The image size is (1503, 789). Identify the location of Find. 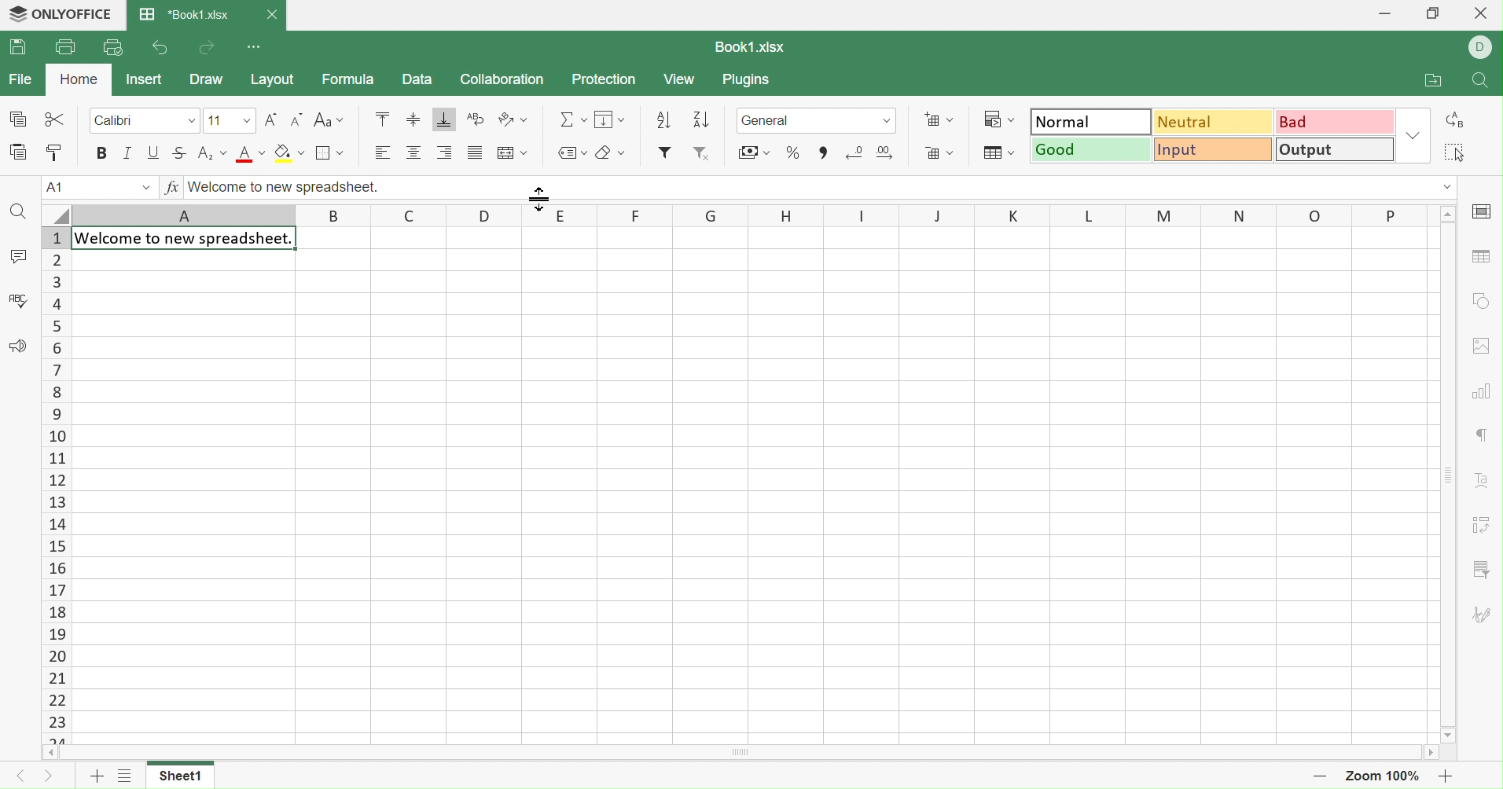
(1482, 83).